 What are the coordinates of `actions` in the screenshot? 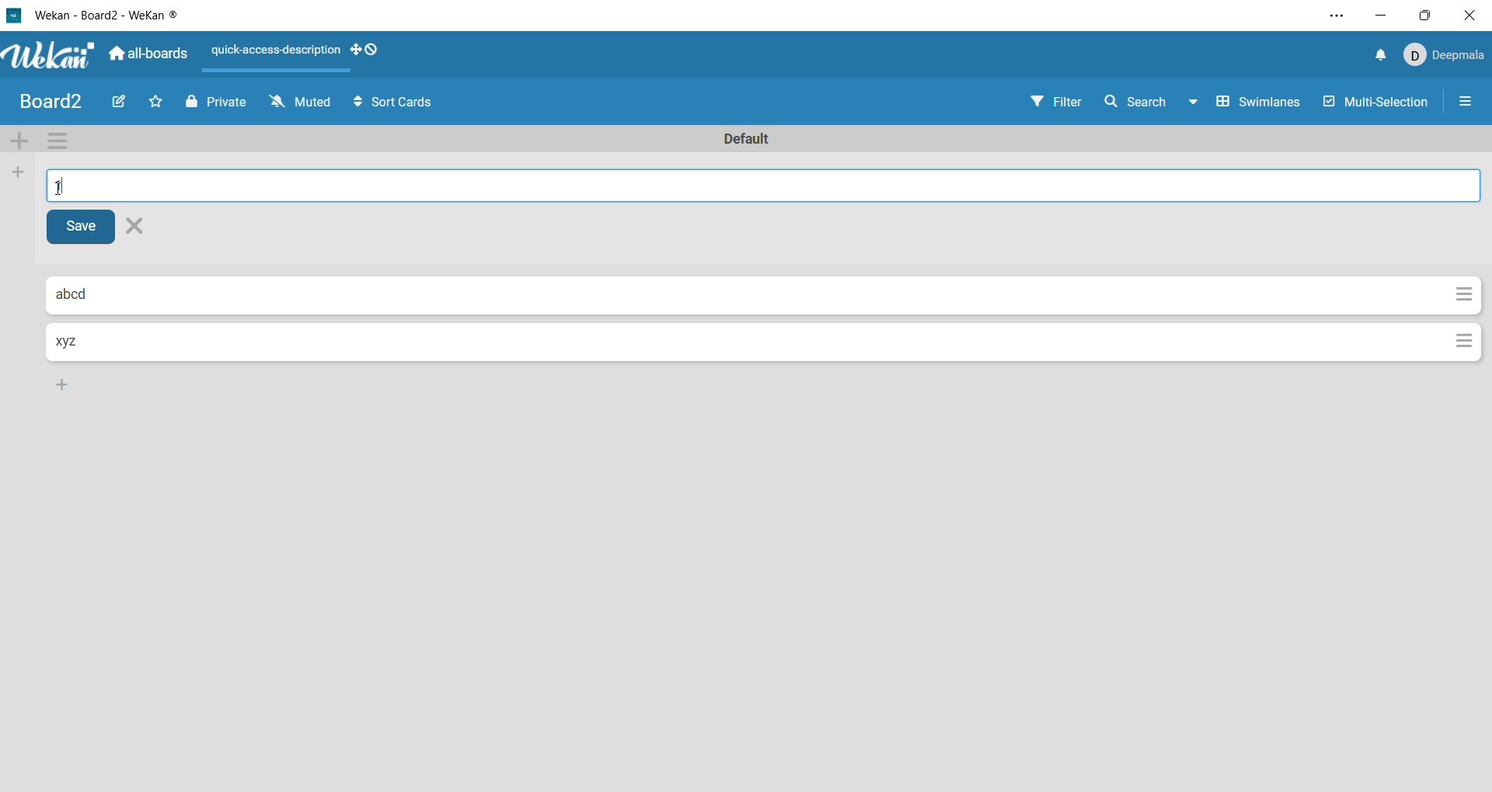 It's located at (1459, 321).